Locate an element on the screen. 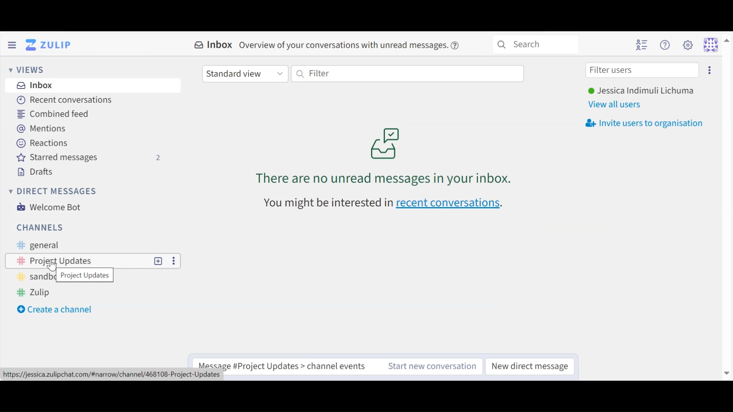 This screenshot has width=733, height=412. Filter users is located at coordinates (643, 71).